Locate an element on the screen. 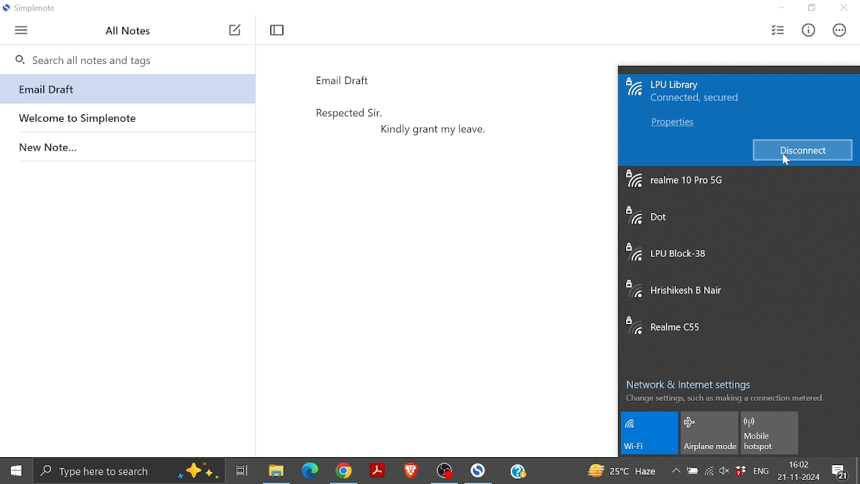 This screenshot has height=484, width=860. disconenct from the current network is located at coordinates (802, 149).